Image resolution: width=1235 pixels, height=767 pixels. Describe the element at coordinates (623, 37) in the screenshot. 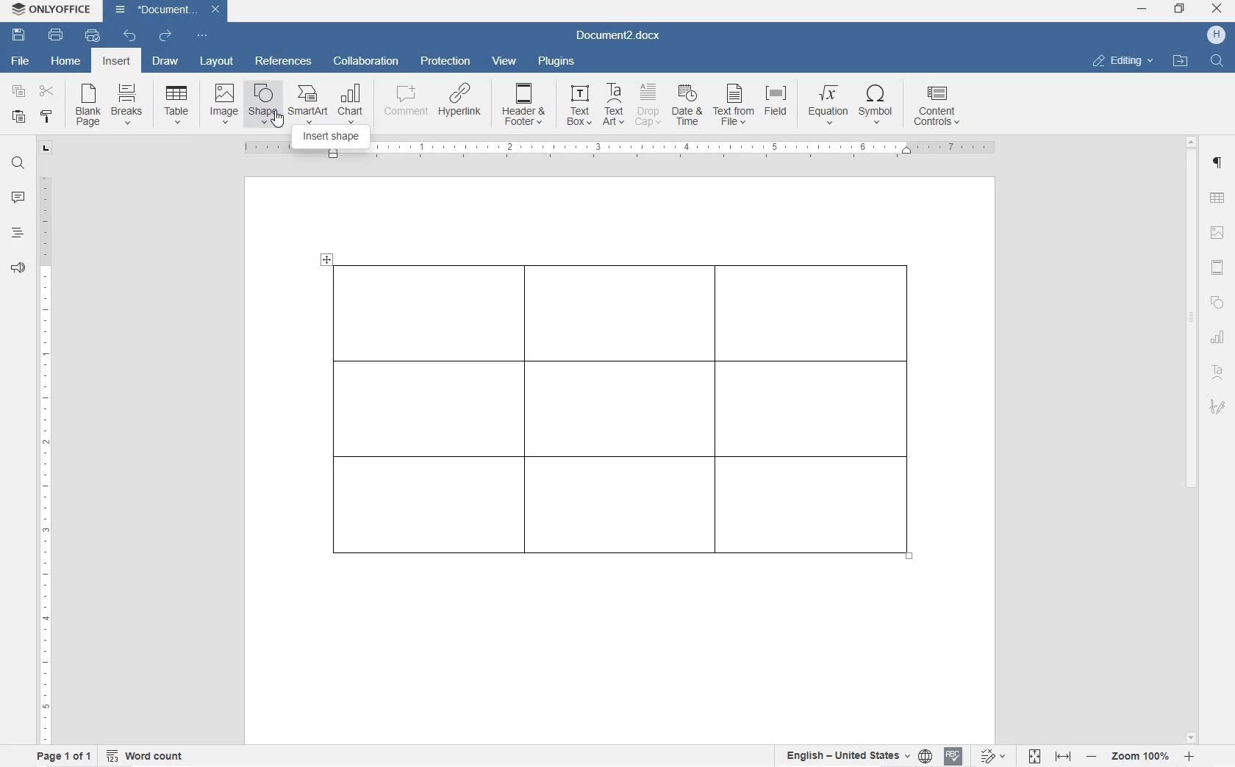

I see `Document3.docx` at that location.